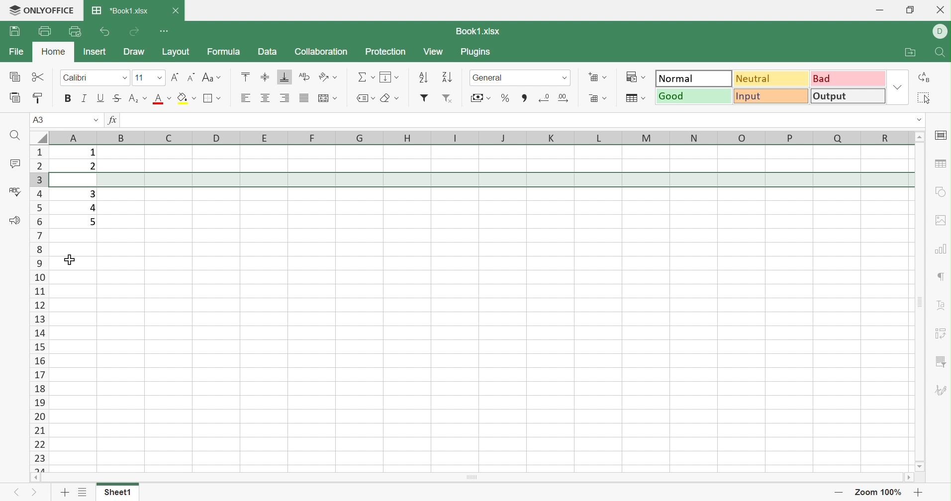 The image size is (951, 501). I want to click on Ascending order, so click(423, 76).